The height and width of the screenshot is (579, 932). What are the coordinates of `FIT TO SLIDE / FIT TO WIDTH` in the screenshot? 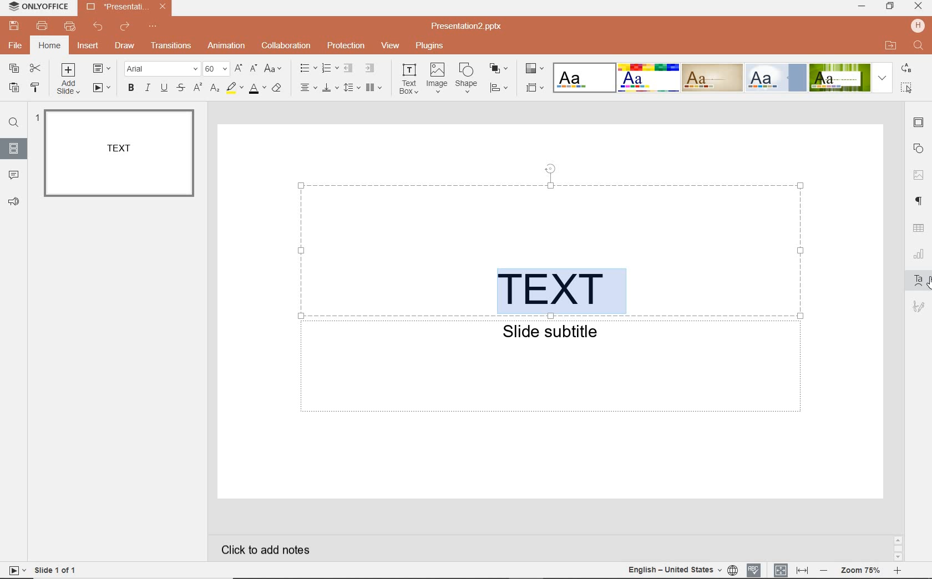 It's located at (792, 568).